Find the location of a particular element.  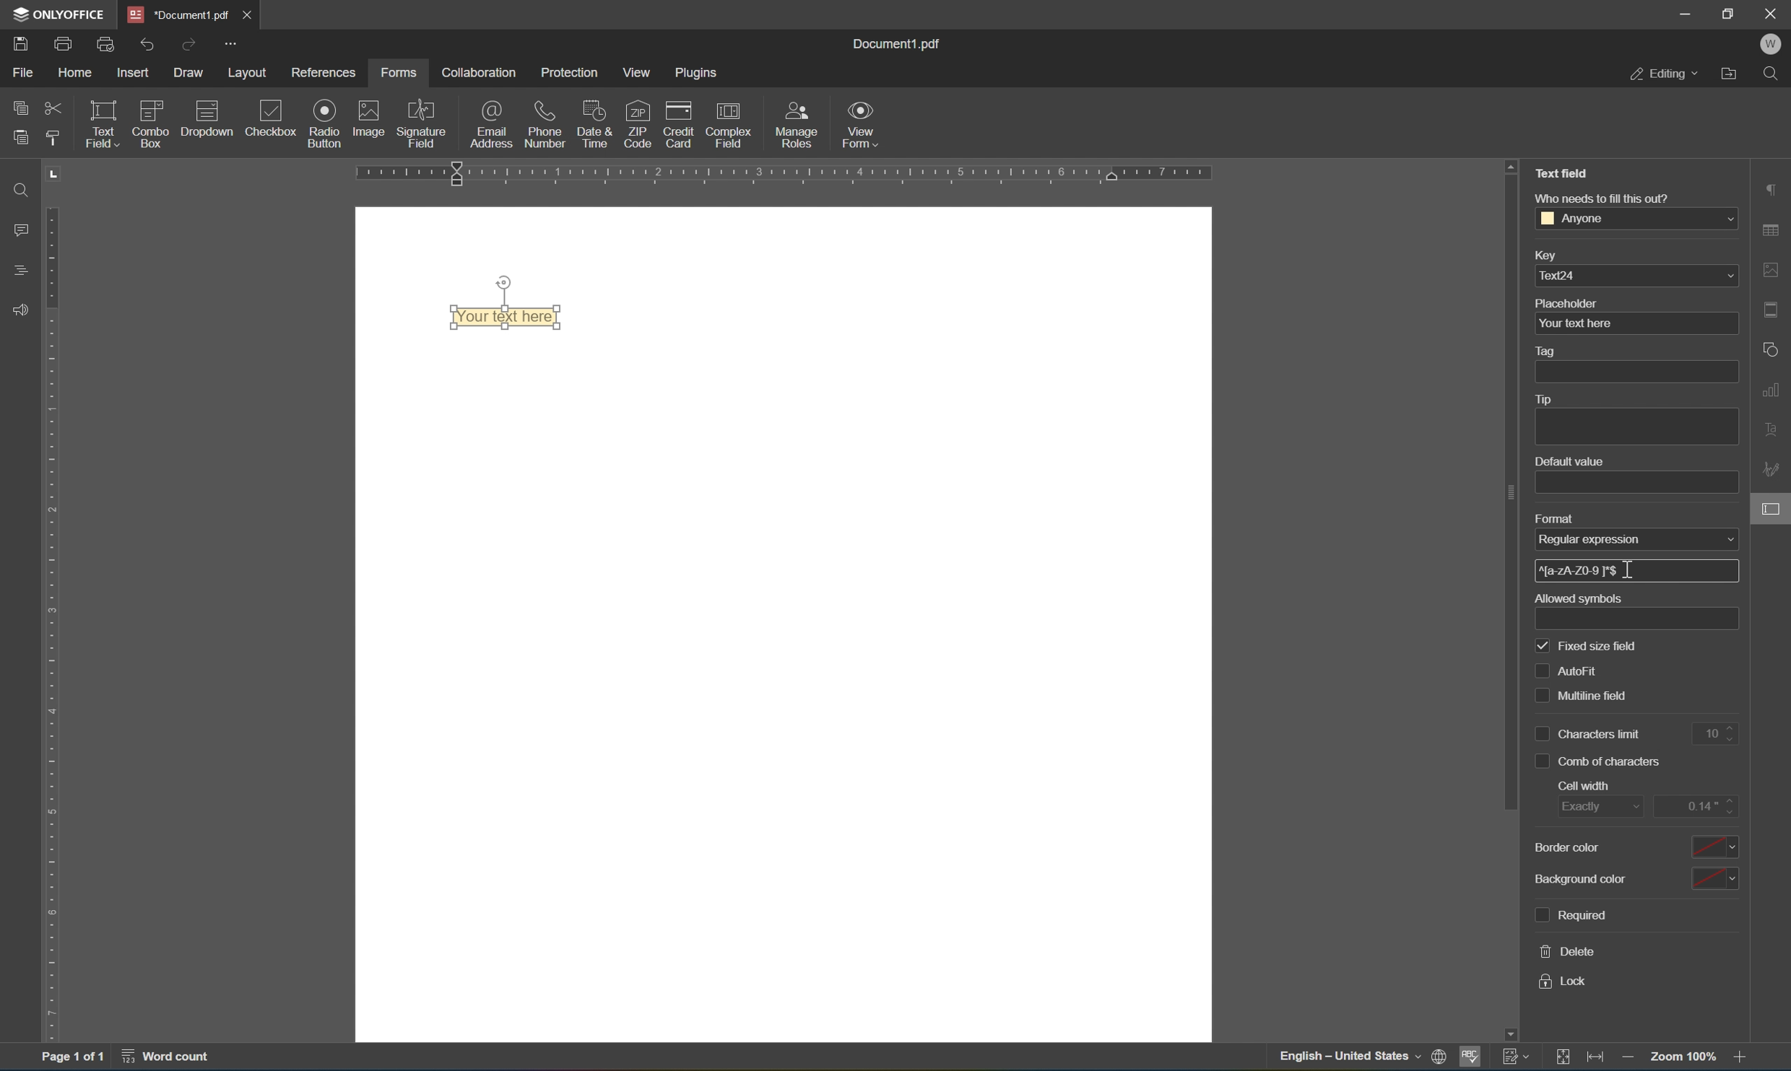

add allowed symbols is located at coordinates (1639, 619).